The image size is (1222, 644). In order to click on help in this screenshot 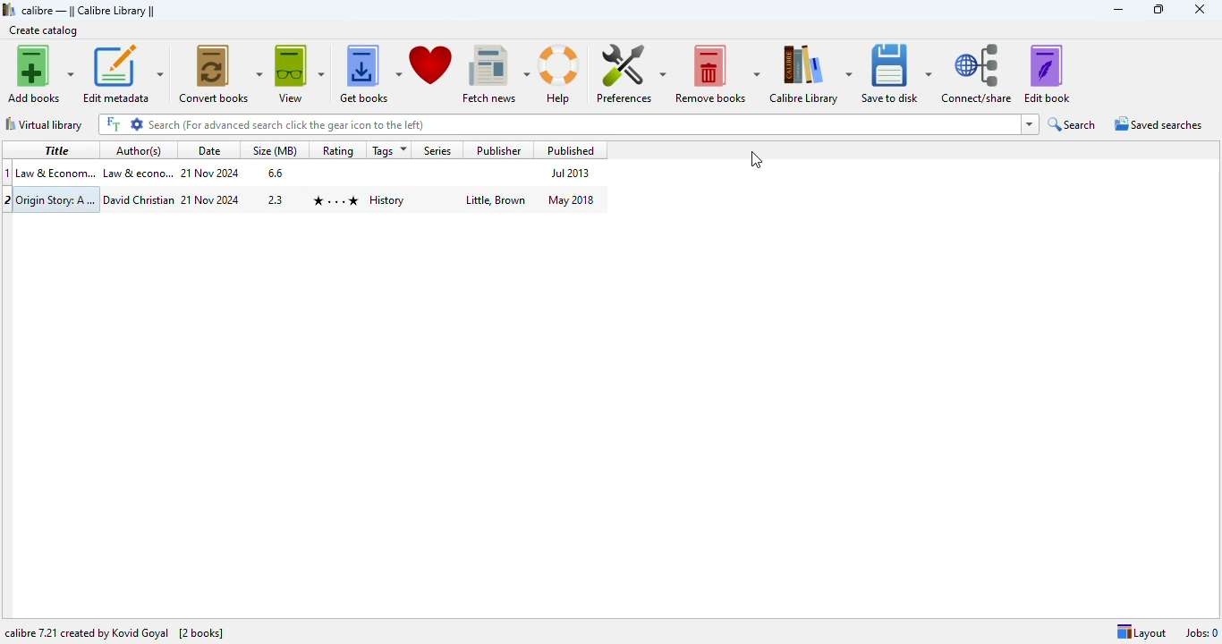, I will do `click(562, 72)`.